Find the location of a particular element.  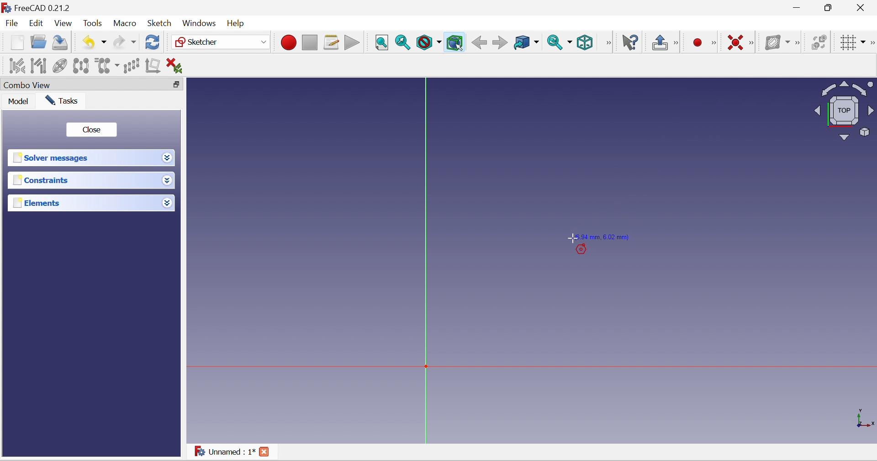

Minimize is located at coordinates (797, 7).